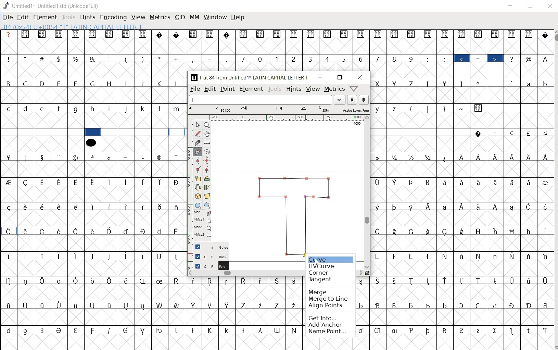 Image resolution: width=558 pixels, height=350 pixels. What do you see at coordinates (211, 305) in the screenshot?
I see `Symbol` at bounding box center [211, 305].